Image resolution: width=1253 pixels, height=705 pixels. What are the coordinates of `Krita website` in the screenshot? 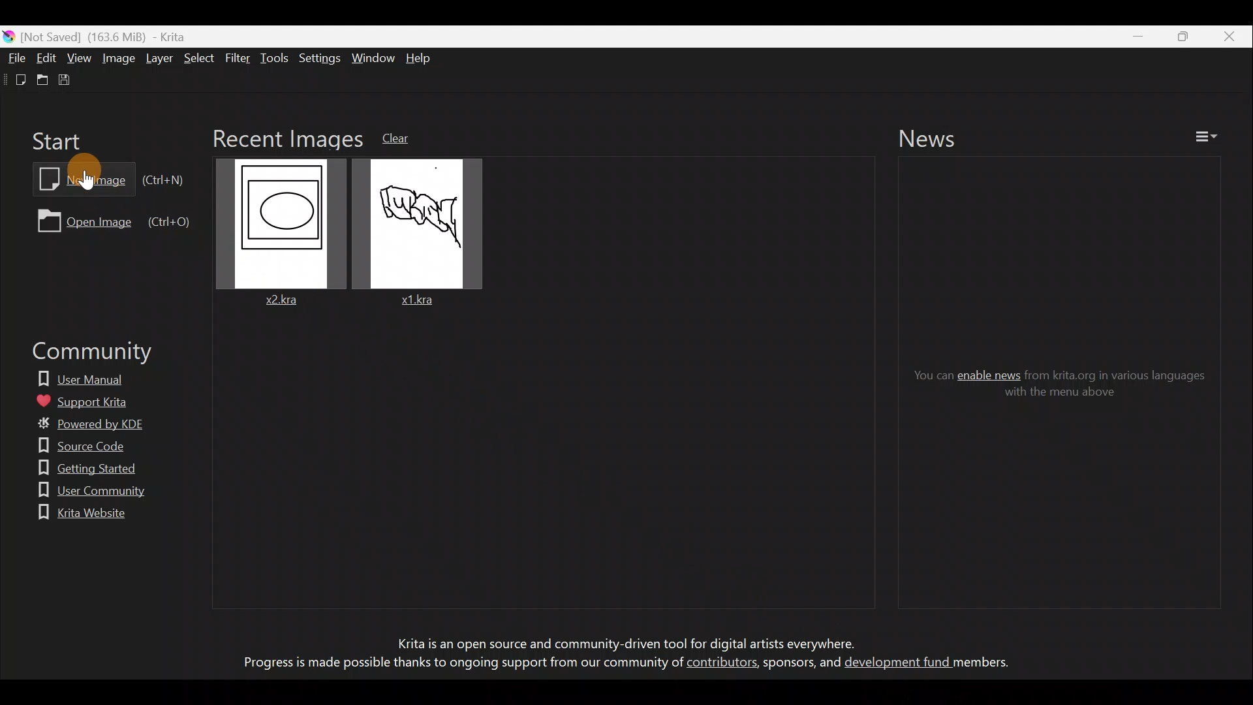 It's located at (79, 513).